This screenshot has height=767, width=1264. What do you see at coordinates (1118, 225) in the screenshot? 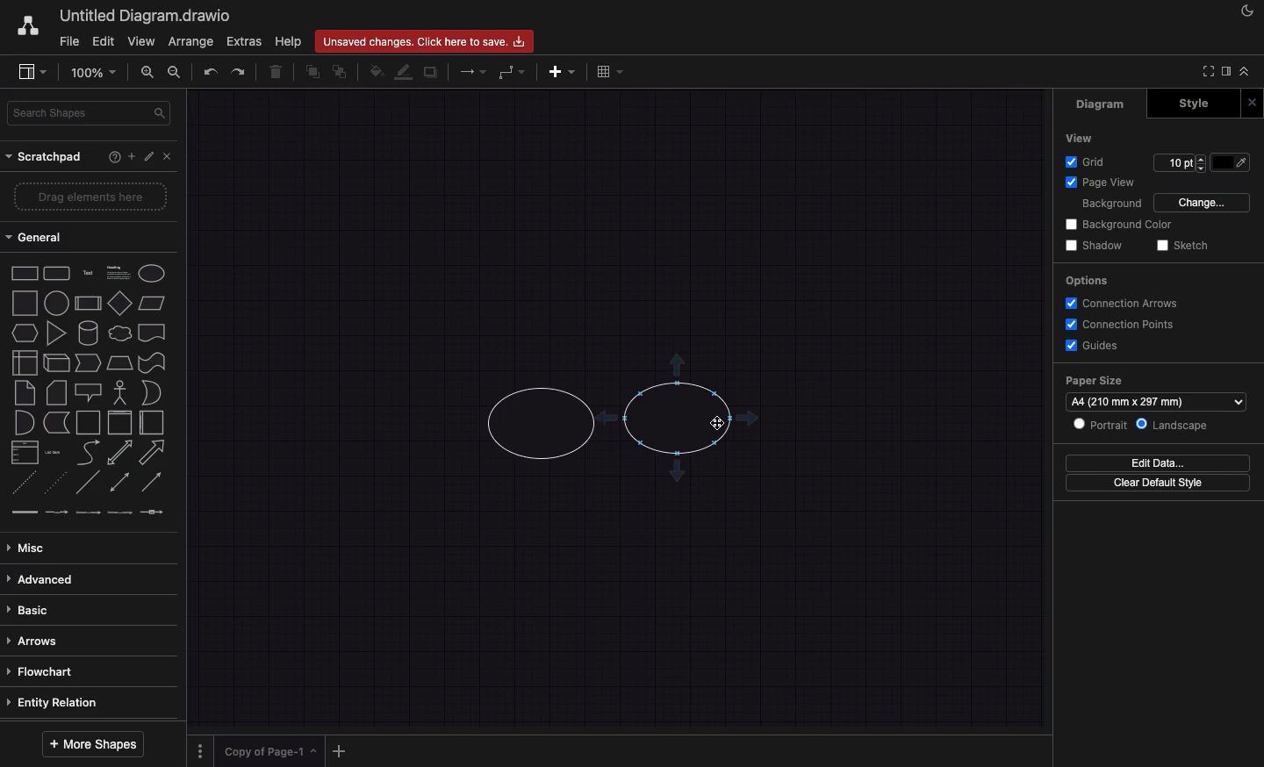
I see `background color` at bounding box center [1118, 225].